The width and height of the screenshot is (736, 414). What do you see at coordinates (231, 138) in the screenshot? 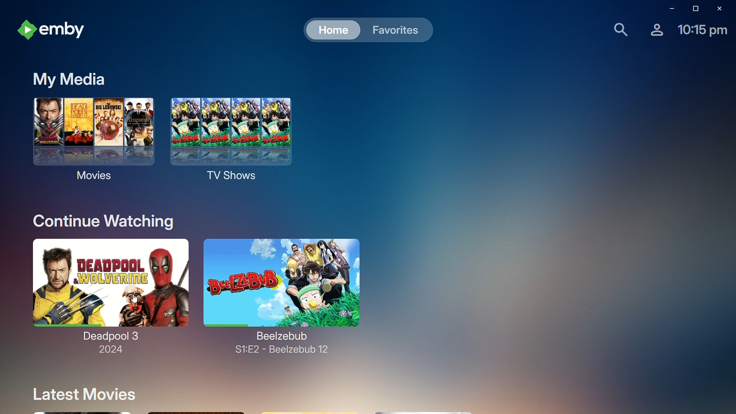
I see `TV Shows` at bounding box center [231, 138].